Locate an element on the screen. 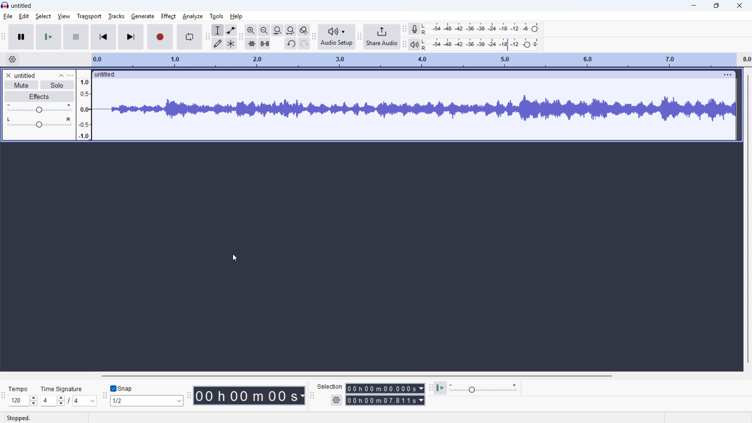  file is located at coordinates (8, 16).